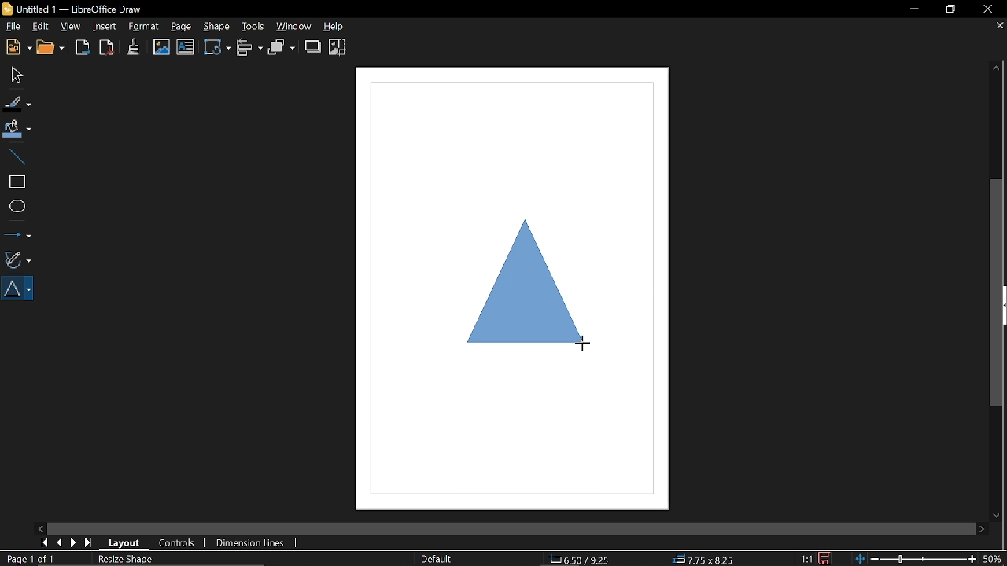 Image resolution: width=1007 pixels, height=566 pixels. Describe the element at coordinates (16, 207) in the screenshot. I see `Ellipse` at that location.